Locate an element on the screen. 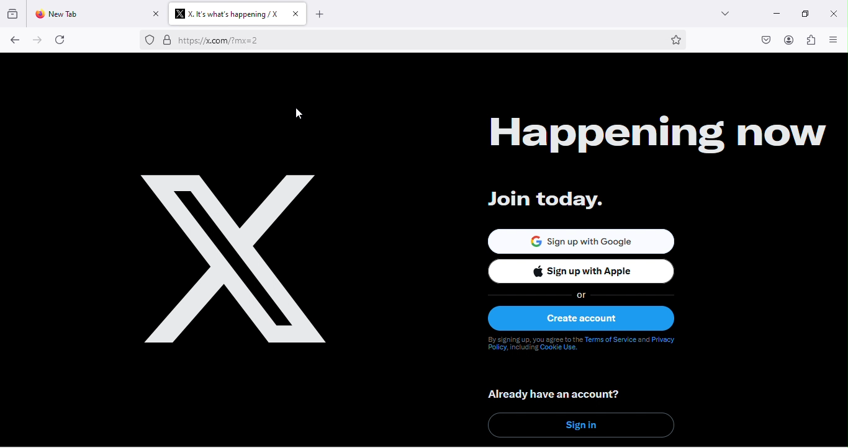 Image resolution: width=848 pixels, height=448 pixels. new tab is located at coordinates (95, 14).